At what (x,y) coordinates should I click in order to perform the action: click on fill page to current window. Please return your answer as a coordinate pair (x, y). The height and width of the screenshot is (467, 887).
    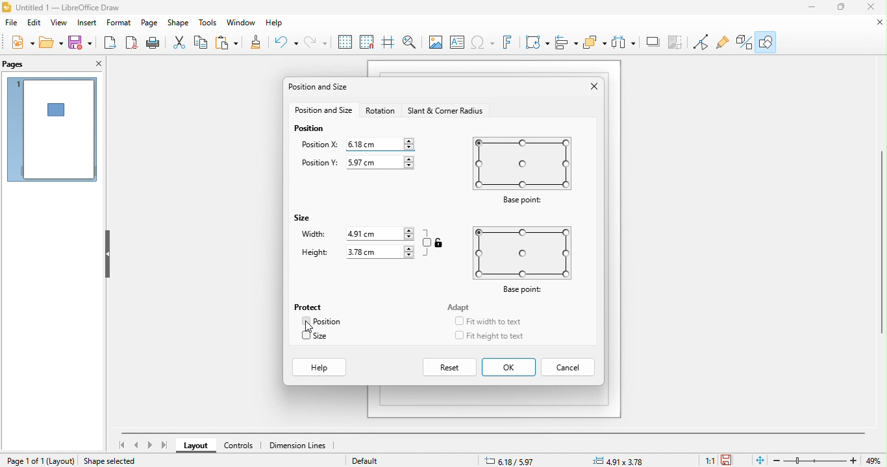
    Looking at the image, I should click on (758, 460).